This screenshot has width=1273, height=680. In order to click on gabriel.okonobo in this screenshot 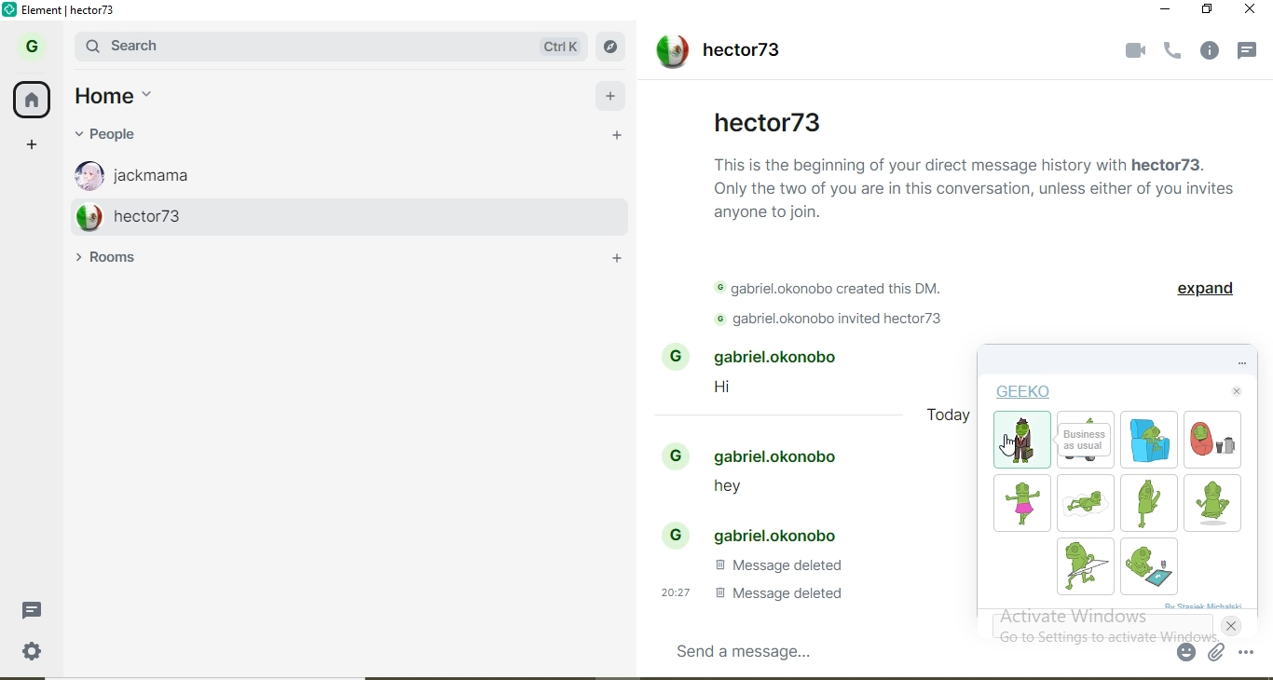, I will do `click(760, 456)`.